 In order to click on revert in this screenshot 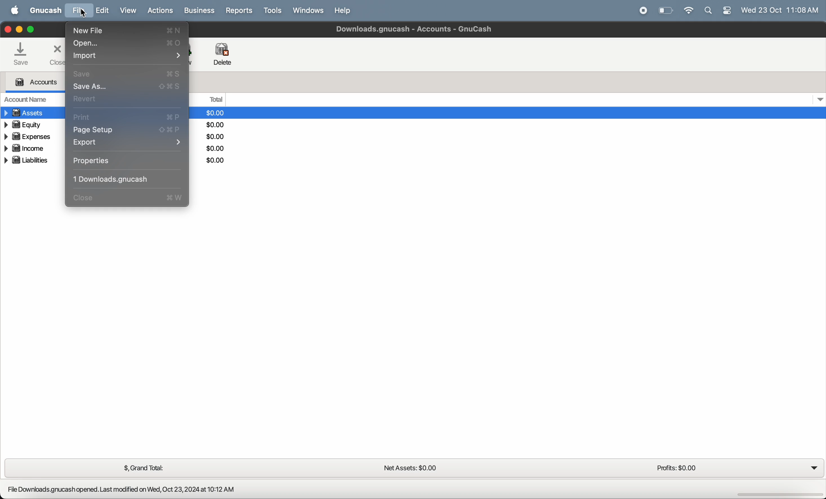, I will do `click(123, 100)`.